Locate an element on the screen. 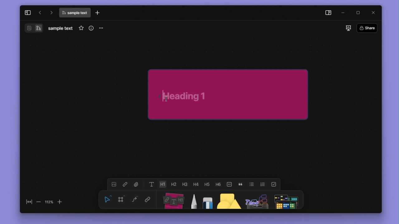 The image size is (399, 224). go forward is located at coordinates (51, 12).